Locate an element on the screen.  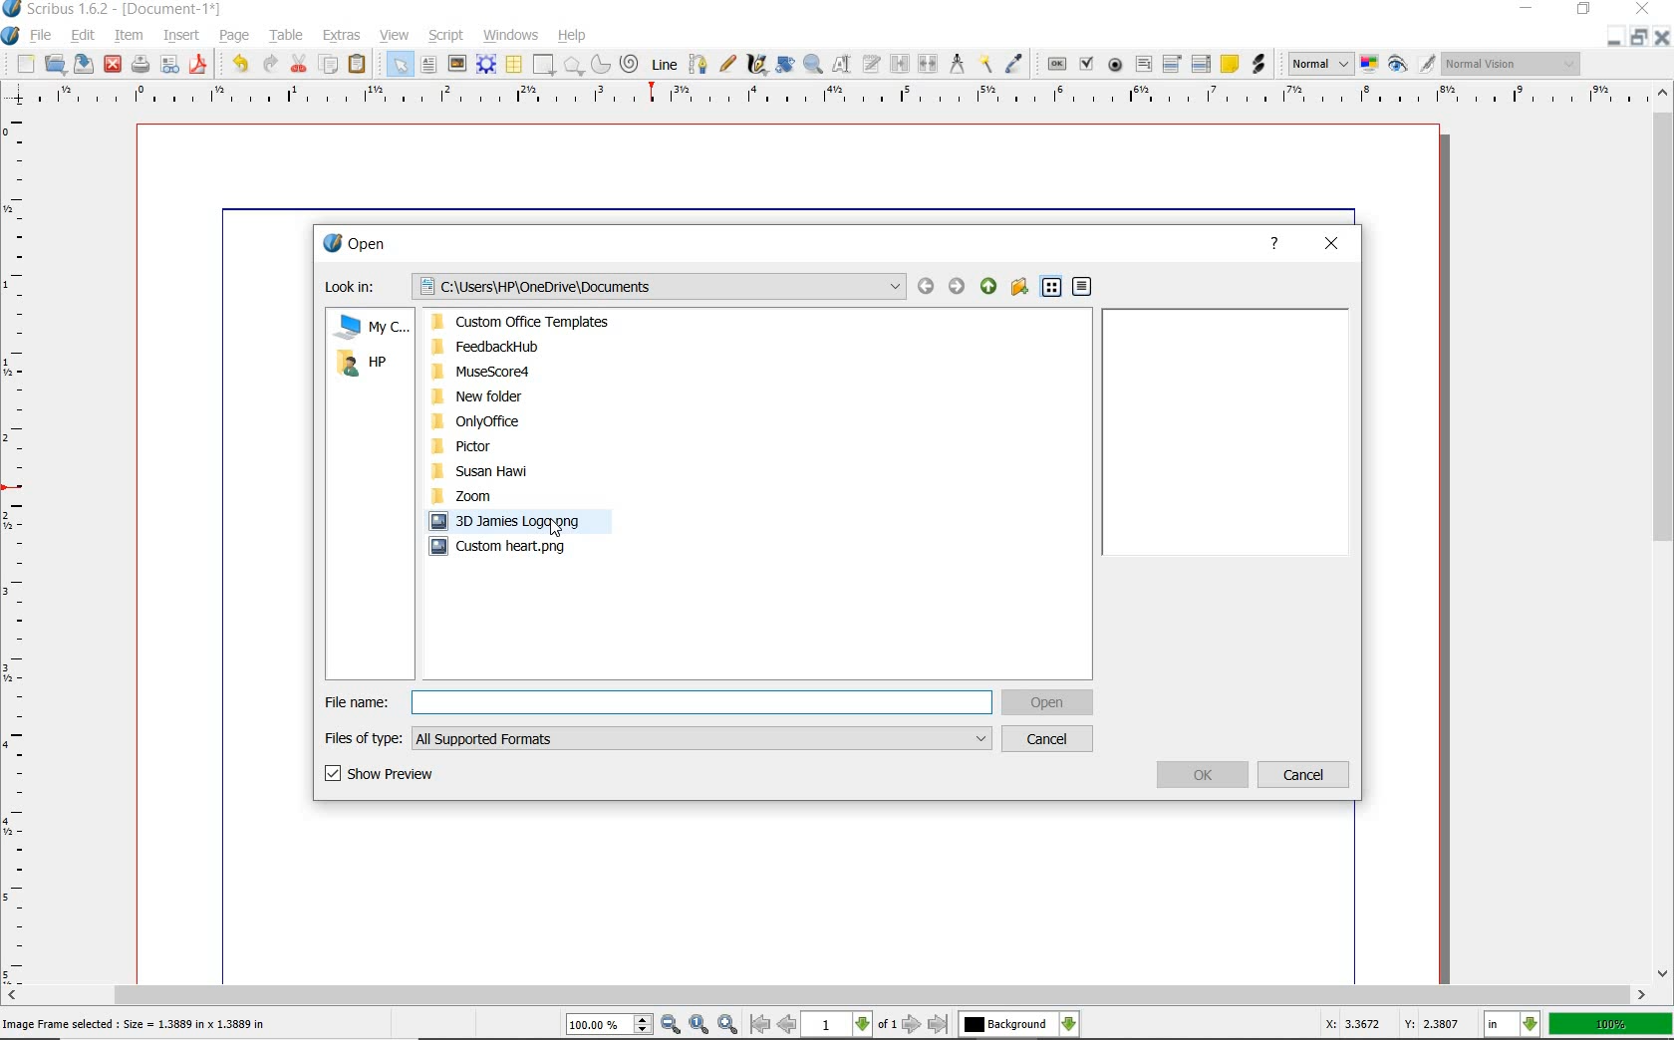
scrollbar is located at coordinates (828, 994).